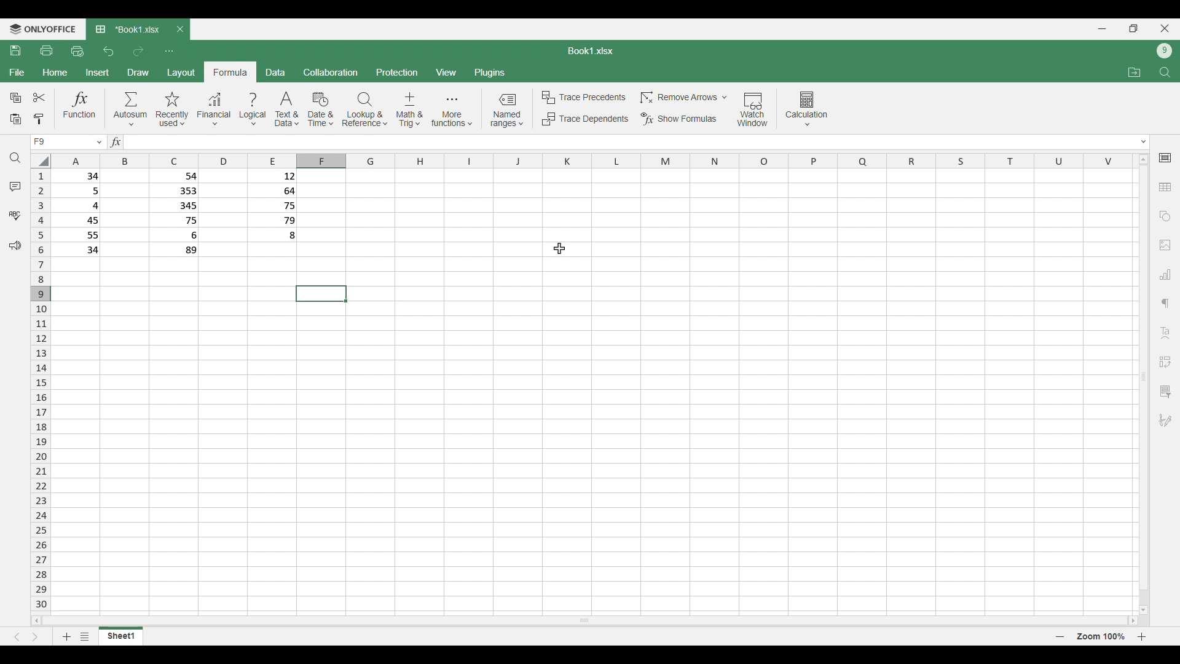 The height and width of the screenshot is (664, 1180). What do you see at coordinates (678, 119) in the screenshot?
I see `Show formulas` at bounding box center [678, 119].